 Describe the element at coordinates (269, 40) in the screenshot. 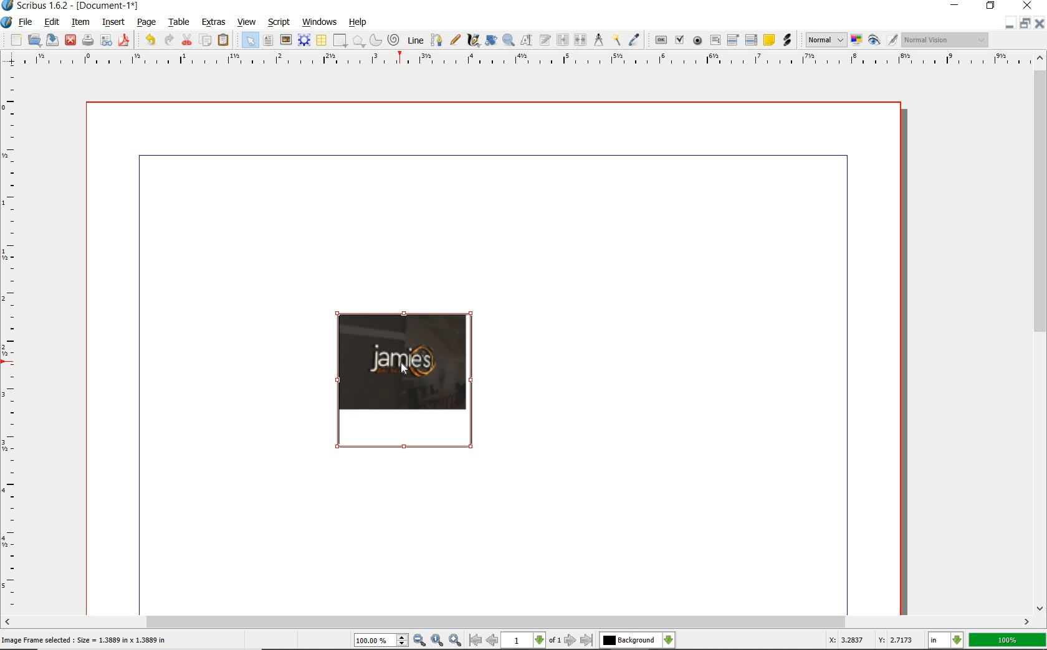

I see `text frame` at that location.